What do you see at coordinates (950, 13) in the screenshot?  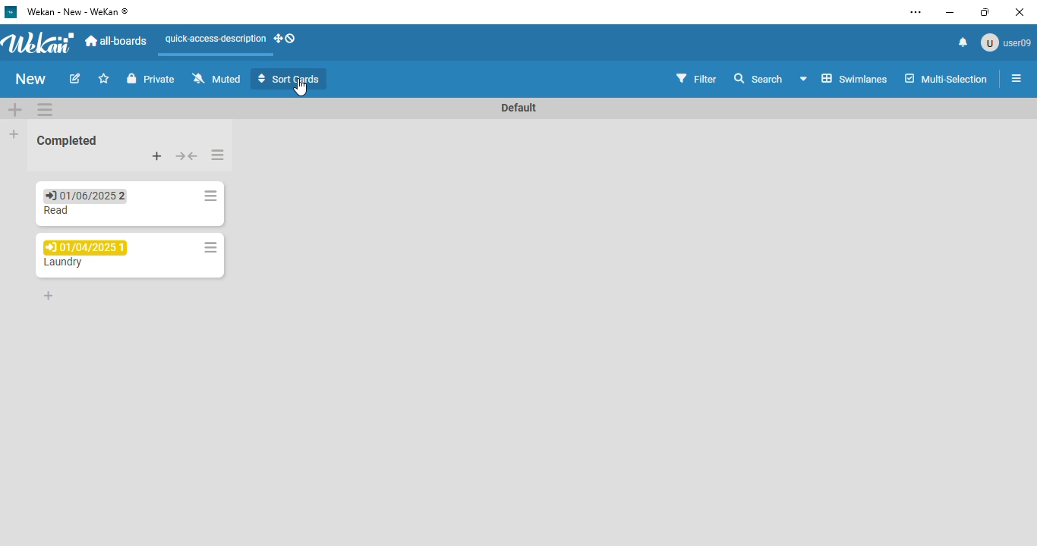 I see `minimize` at bounding box center [950, 13].